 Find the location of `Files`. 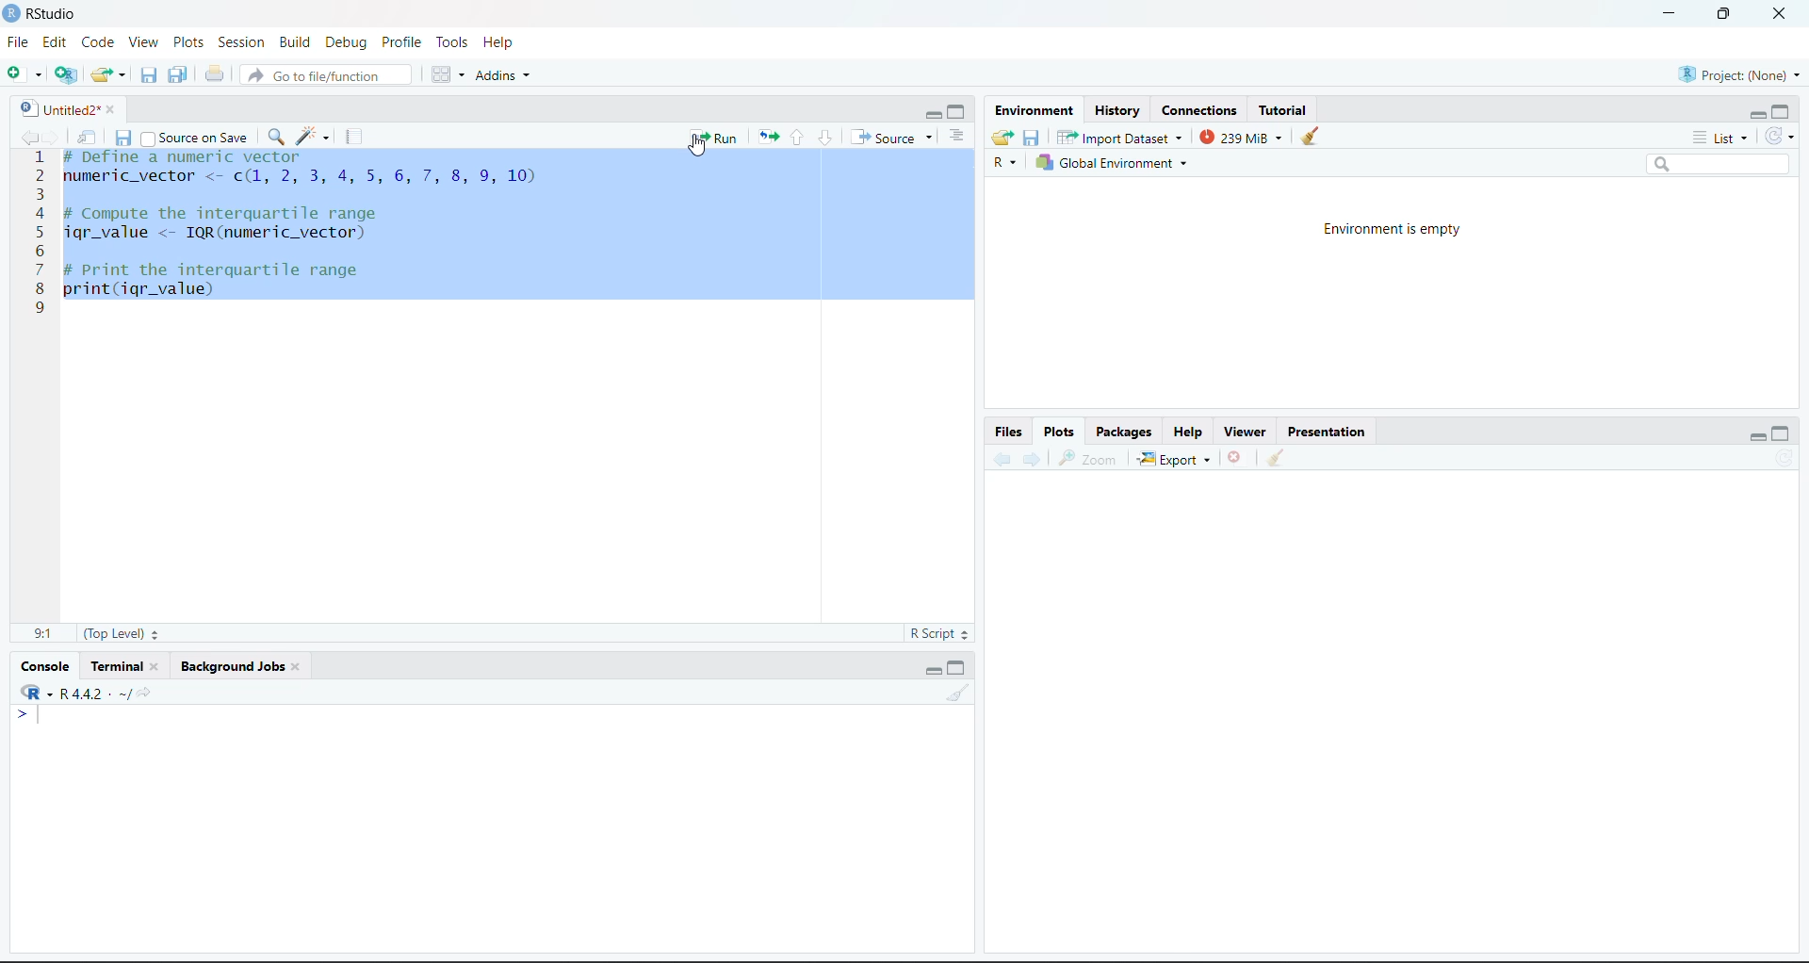

Files is located at coordinates (1009, 430).